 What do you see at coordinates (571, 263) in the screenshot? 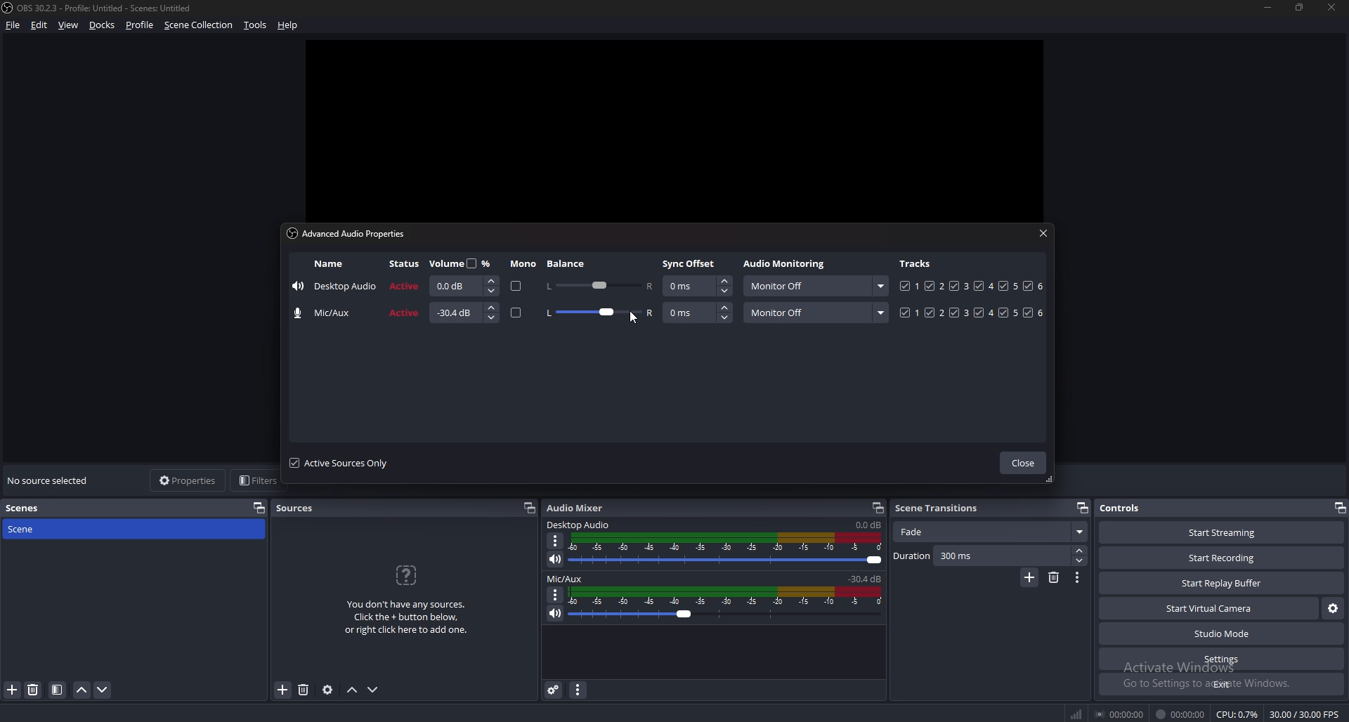
I see `balance` at bounding box center [571, 263].